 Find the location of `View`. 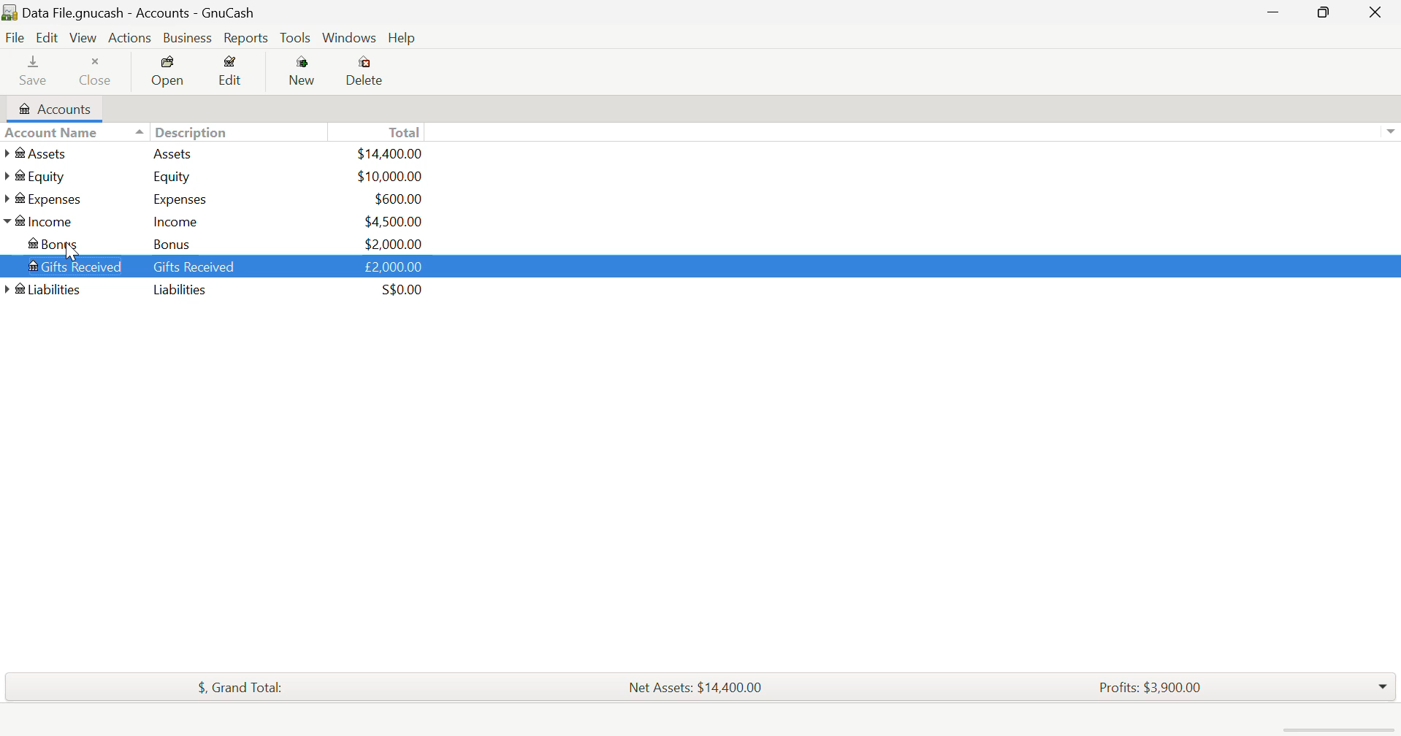

View is located at coordinates (84, 37).